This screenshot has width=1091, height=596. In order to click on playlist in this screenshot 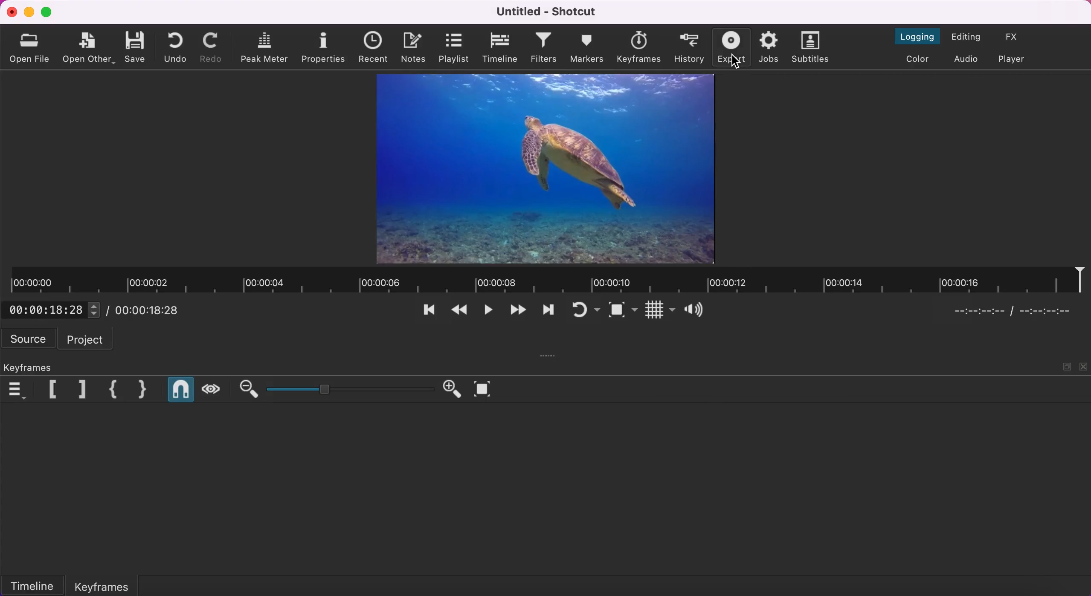, I will do `click(453, 47)`.